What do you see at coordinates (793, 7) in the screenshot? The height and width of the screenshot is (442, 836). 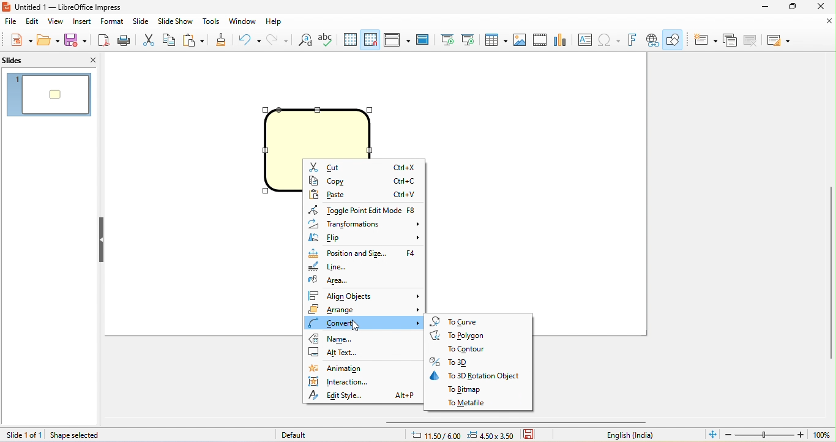 I see `maximize` at bounding box center [793, 7].